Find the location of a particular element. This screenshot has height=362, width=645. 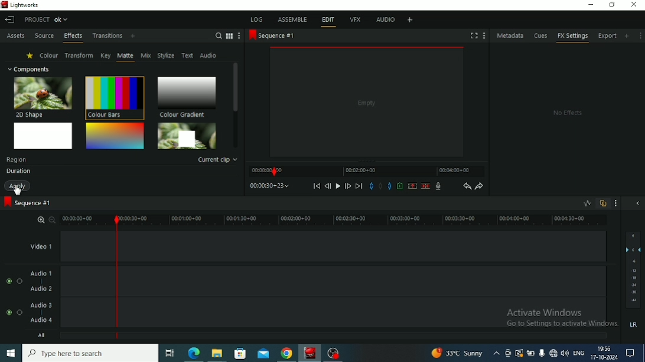

Apply is located at coordinates (19, 186).